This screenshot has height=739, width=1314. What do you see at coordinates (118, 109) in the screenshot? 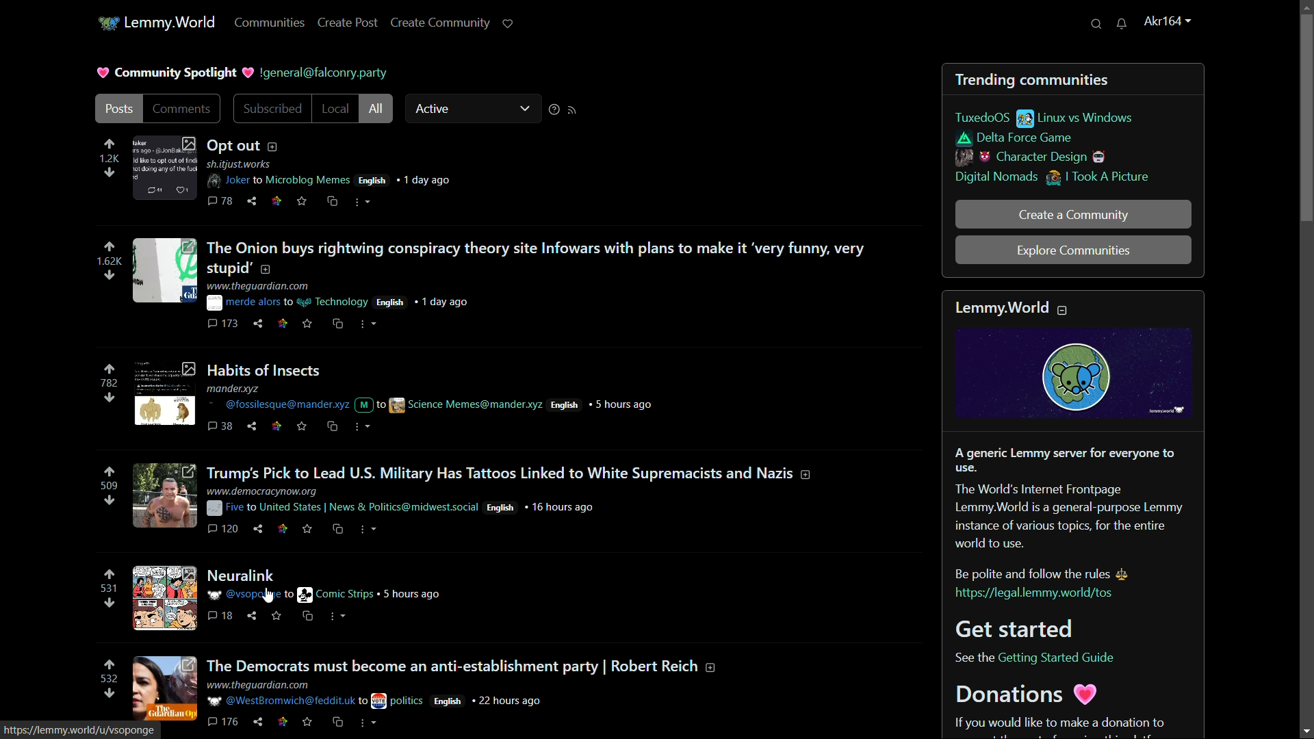
I see `posts` at bounding box center [118, 109].